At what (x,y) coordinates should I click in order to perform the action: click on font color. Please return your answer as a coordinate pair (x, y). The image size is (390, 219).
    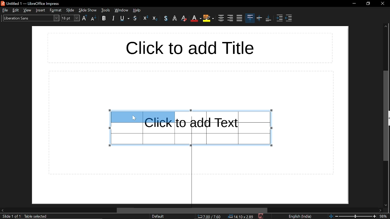
    Looking at the image, I should click on (196, 19).